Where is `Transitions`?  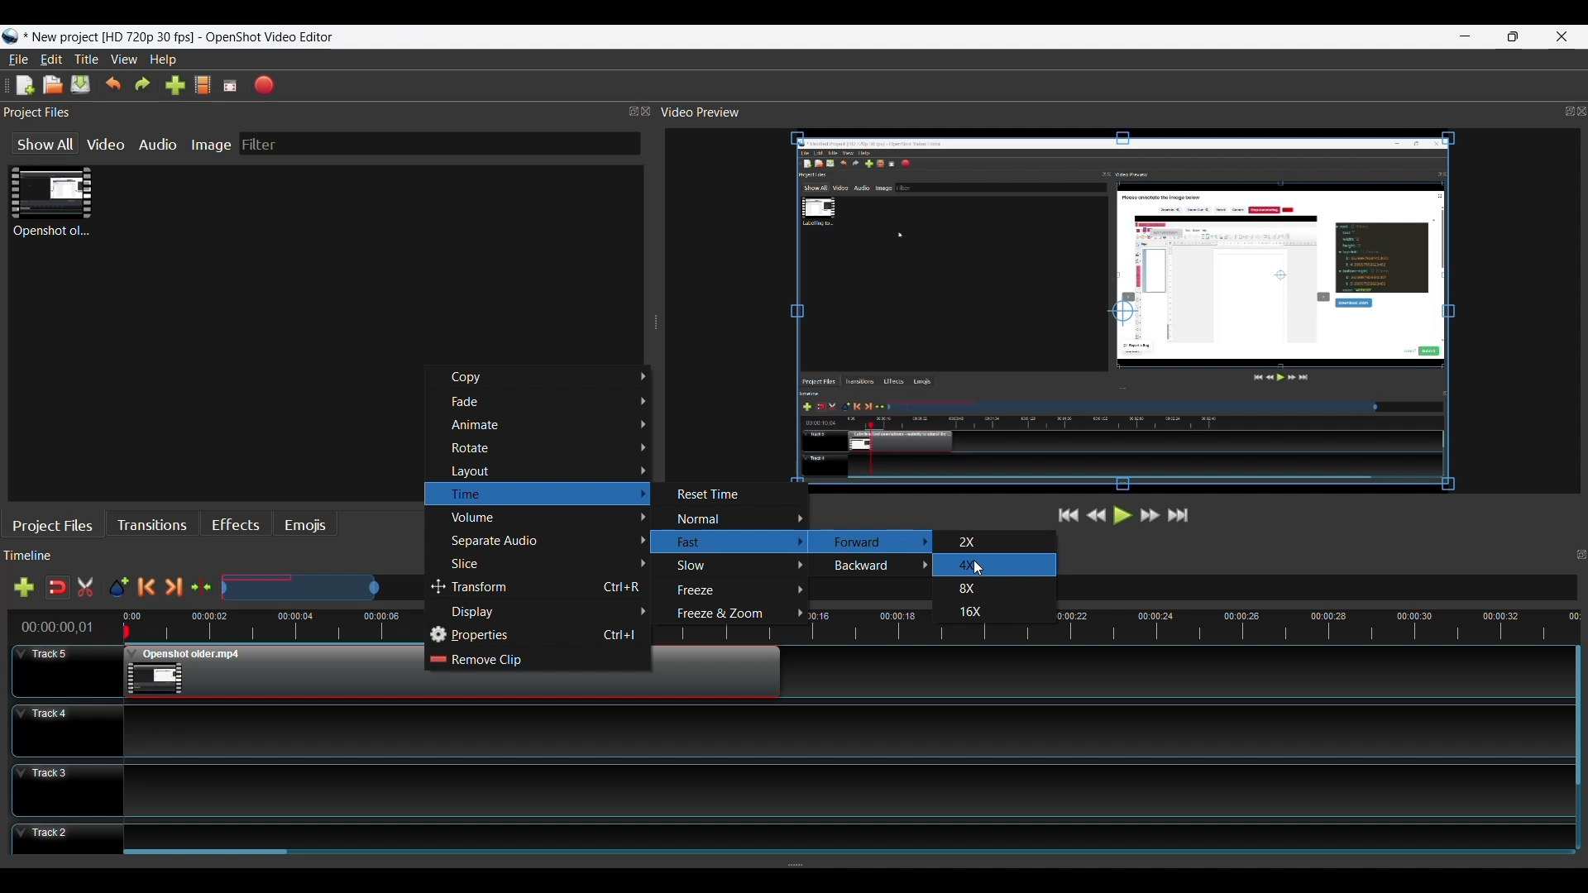 Transitions is located at coordinates (151, 526).